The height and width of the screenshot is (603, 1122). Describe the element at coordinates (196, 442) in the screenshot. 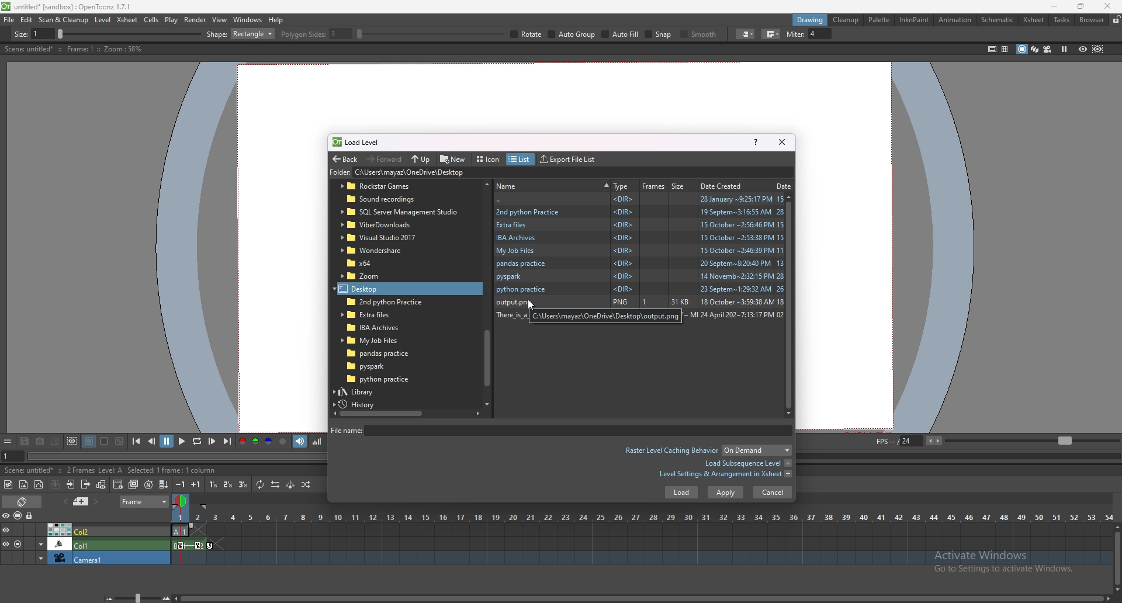

I see `loop` at that location.